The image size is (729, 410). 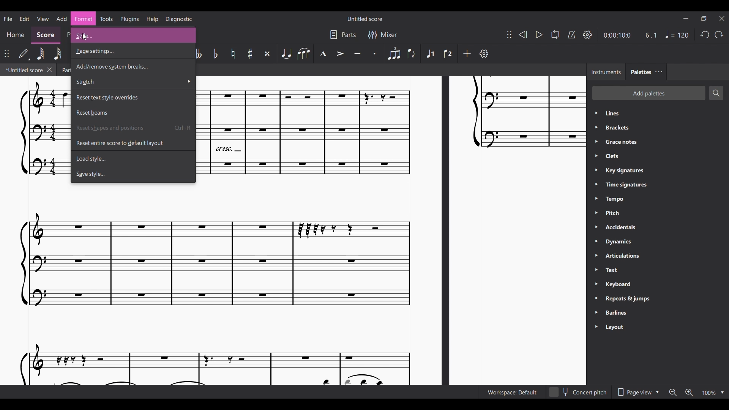 What do you see at coordinates (132, 51) in the screenshot?
I see `Page settings` at bounding box center [132, 51].